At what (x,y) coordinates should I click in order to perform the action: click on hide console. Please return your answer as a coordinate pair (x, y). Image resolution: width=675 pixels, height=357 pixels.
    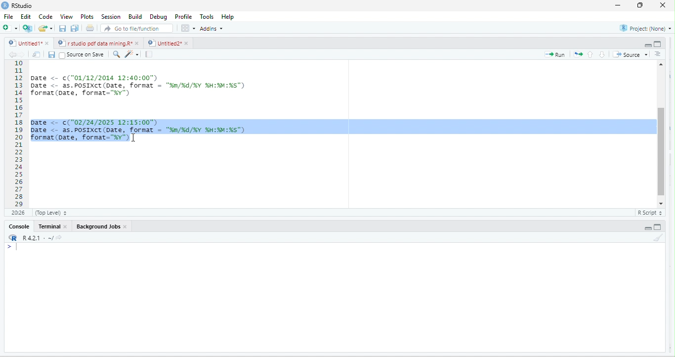
    Looking at the image, I should click on (659, 226).